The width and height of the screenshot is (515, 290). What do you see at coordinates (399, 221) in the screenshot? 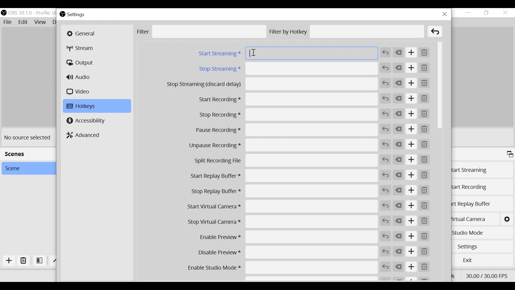
I see `Clear` at bounding box center [399, 221].